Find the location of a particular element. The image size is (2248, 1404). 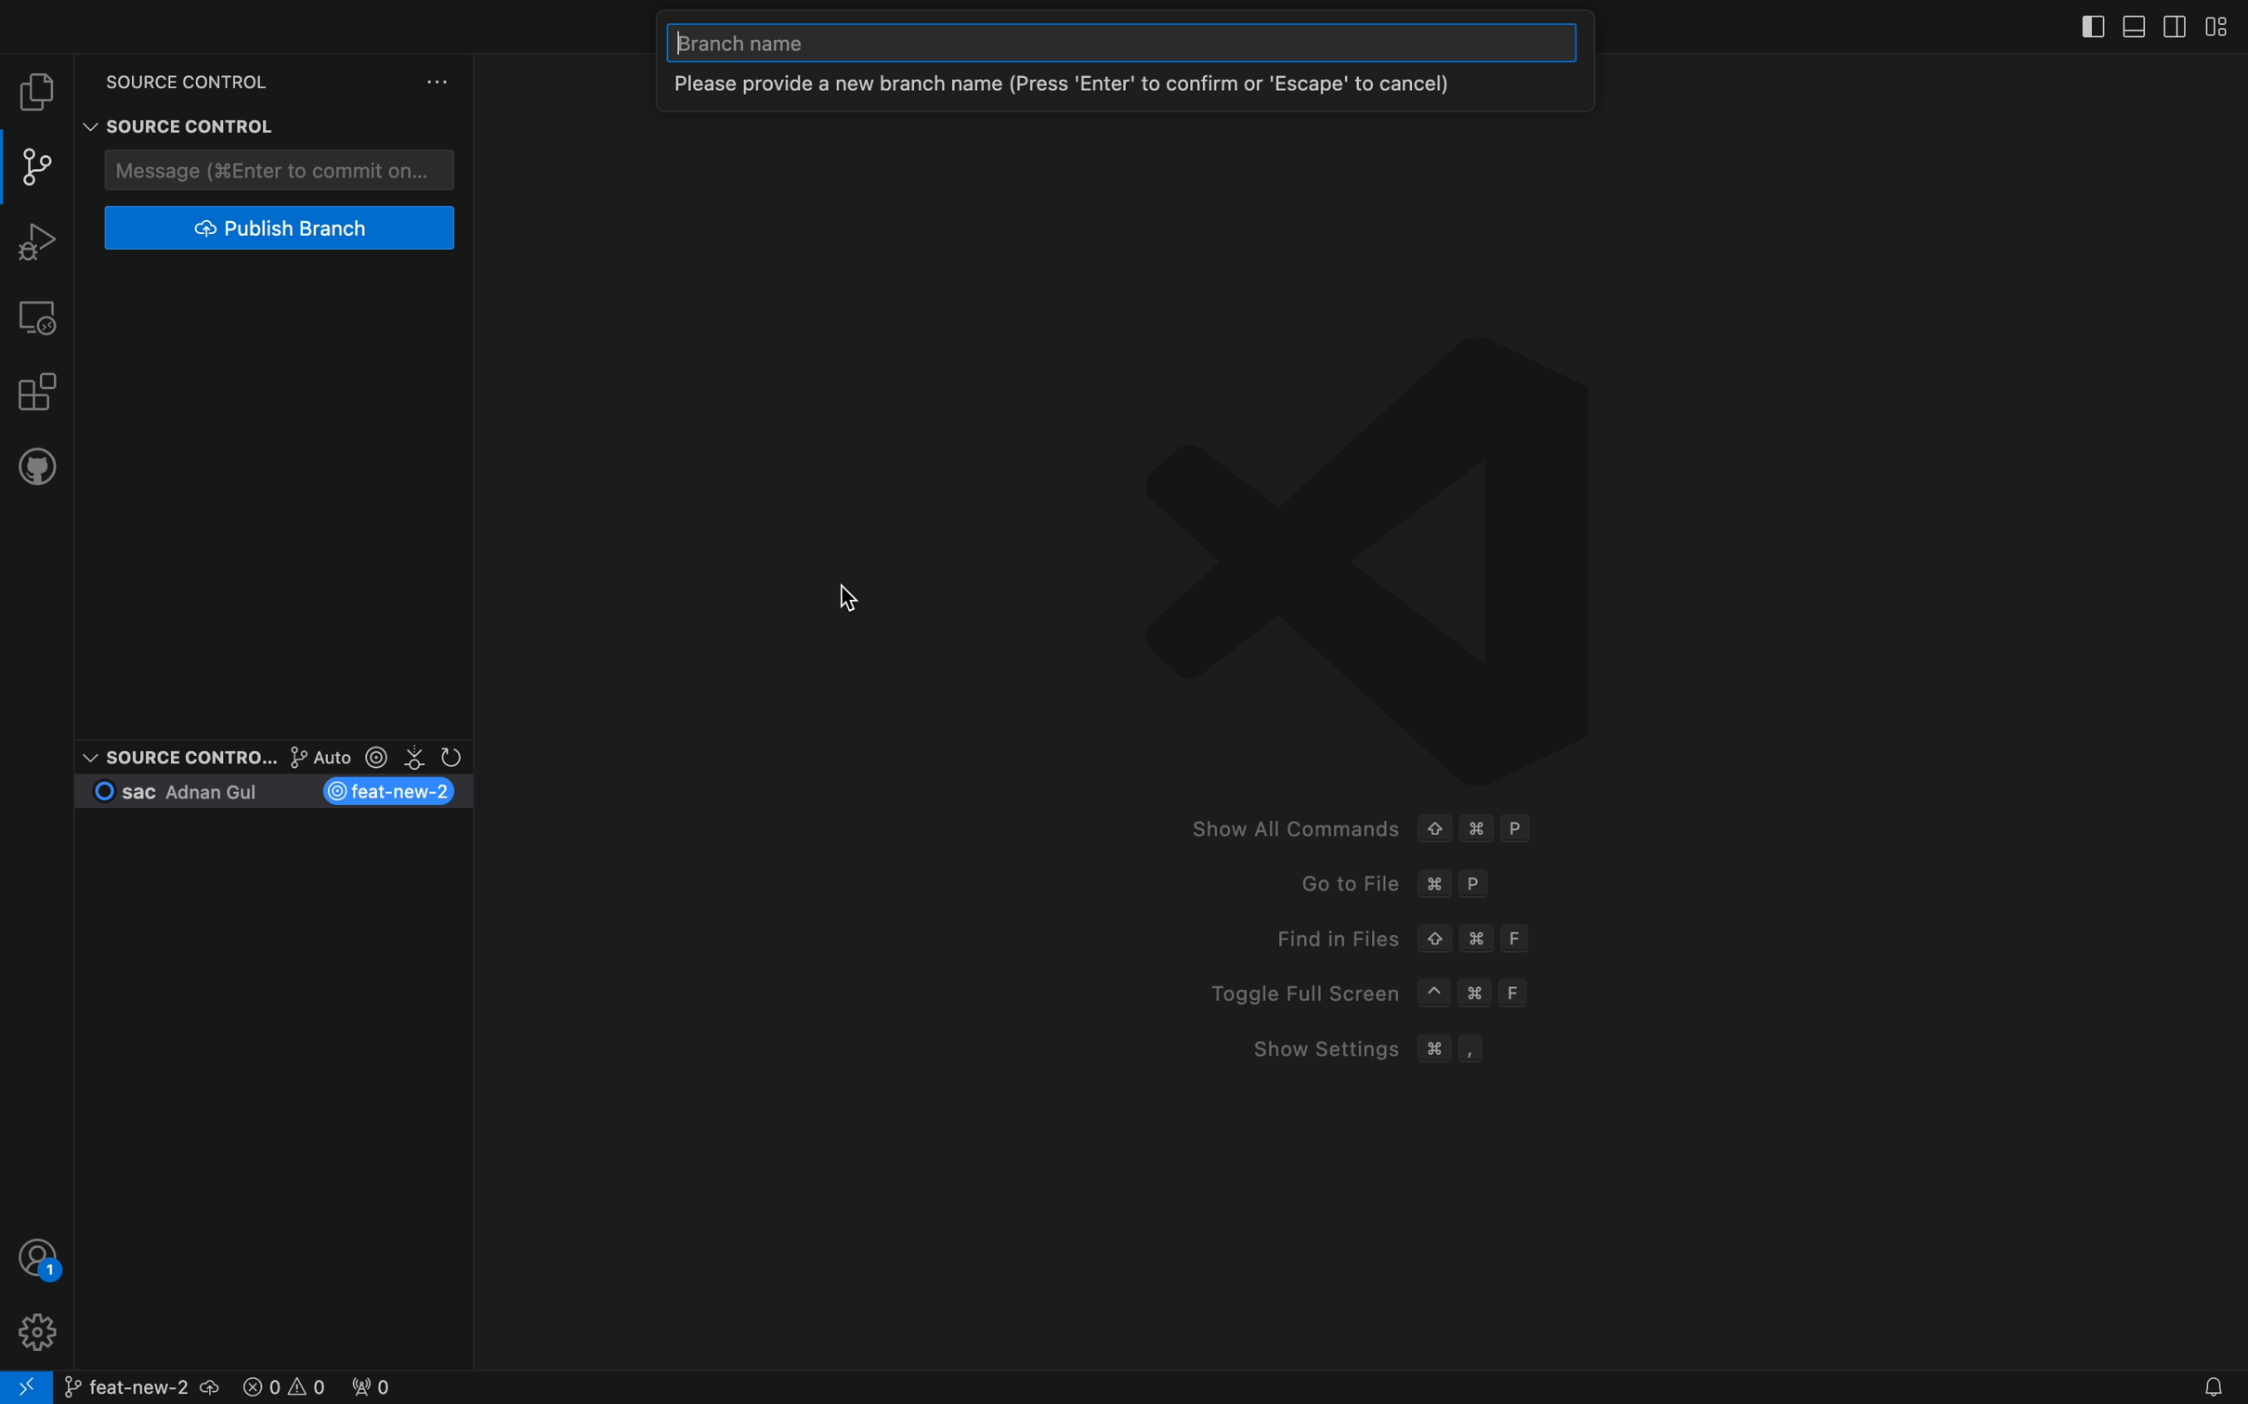

layouts is located at coordinates (2144, 24).